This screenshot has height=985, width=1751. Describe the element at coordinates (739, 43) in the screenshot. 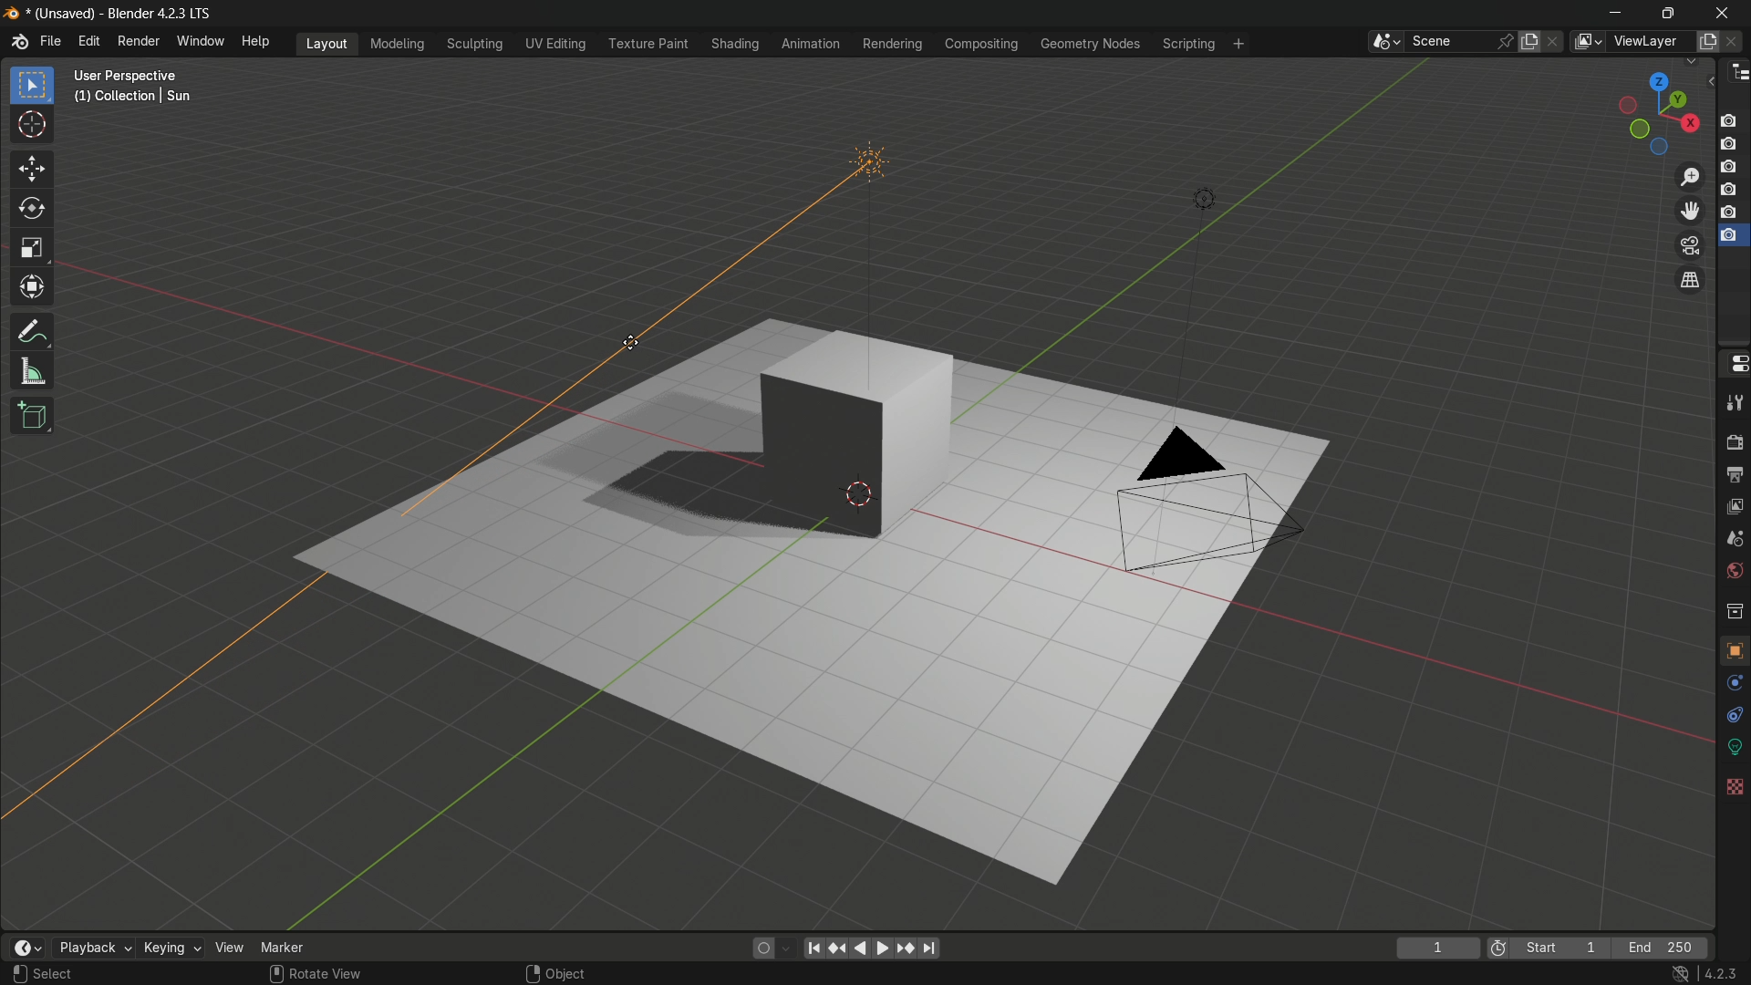

I see `shading` at that location.